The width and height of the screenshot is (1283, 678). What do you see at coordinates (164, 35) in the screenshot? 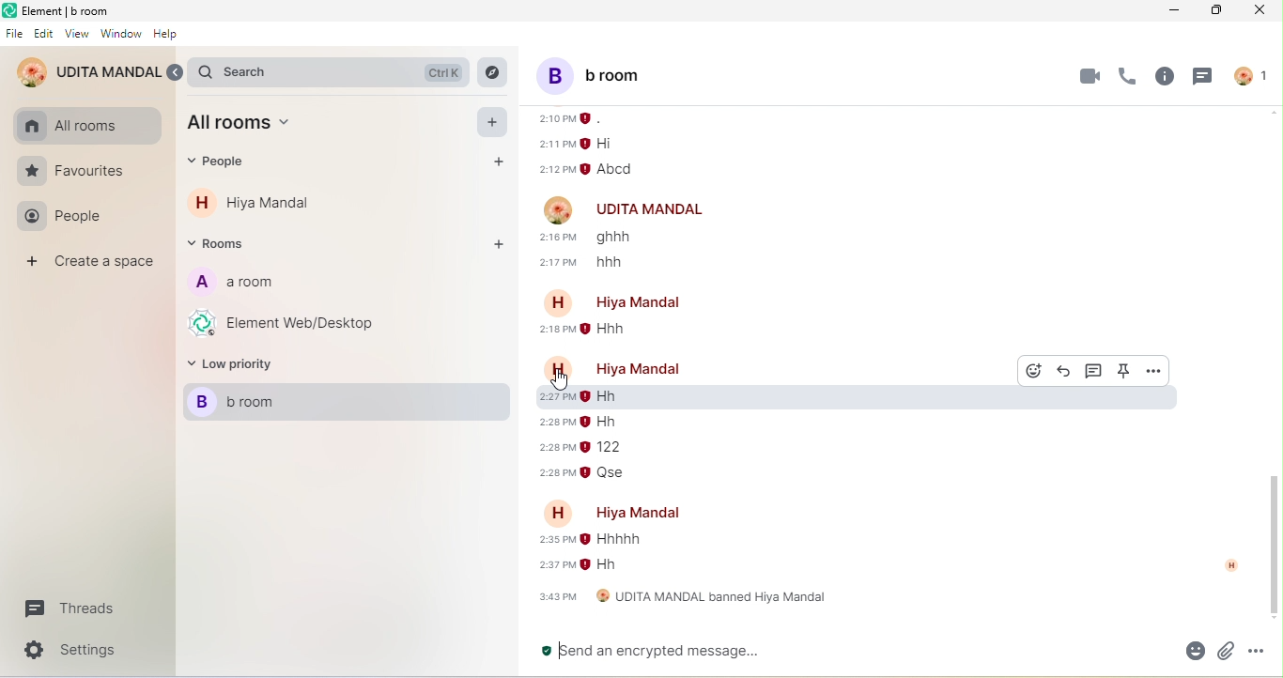
I see `help` at bounding box center [164, 35].